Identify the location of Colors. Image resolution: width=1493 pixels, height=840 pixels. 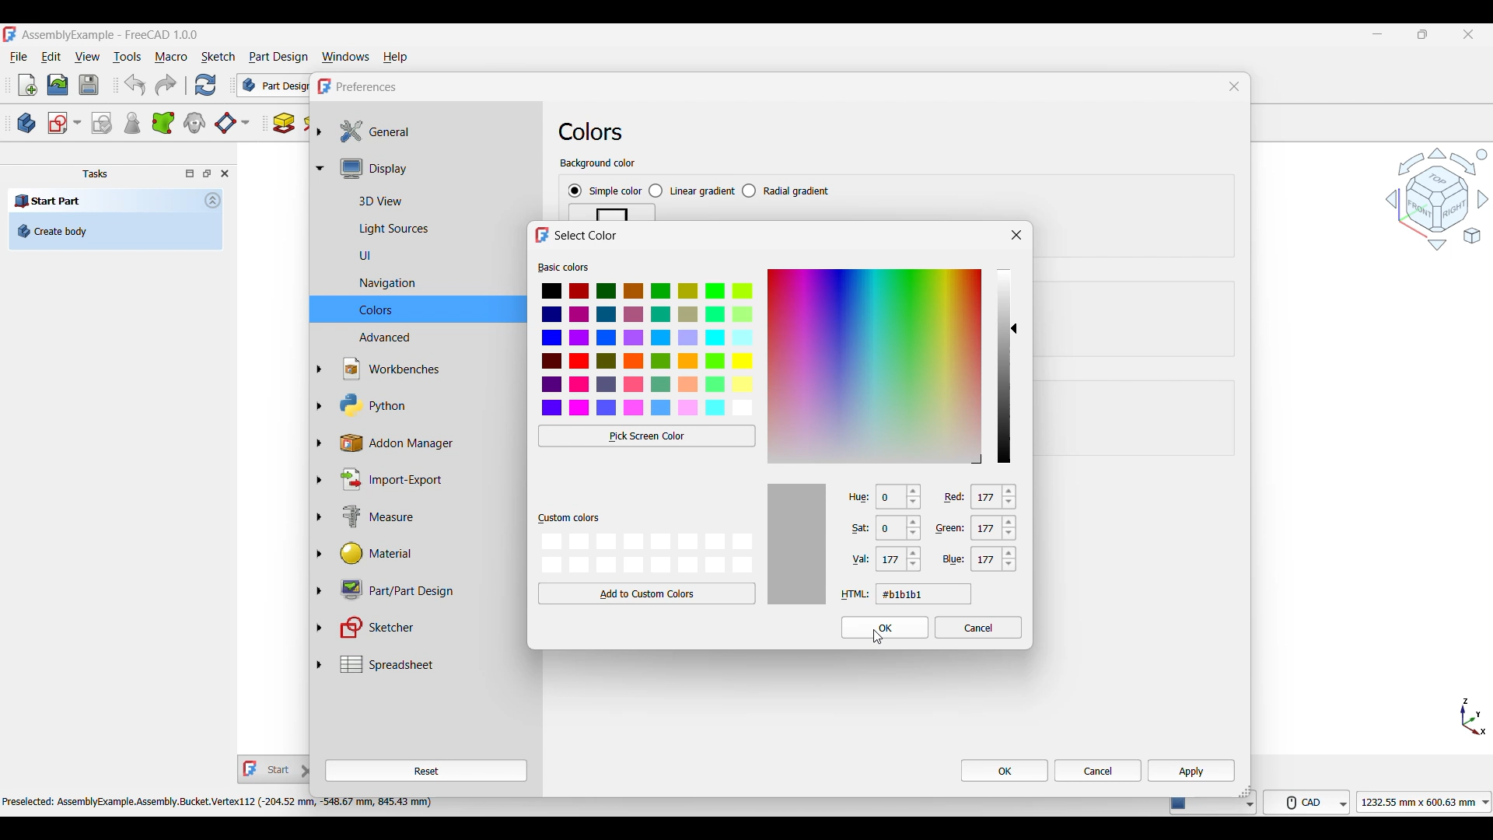
(591, 131).